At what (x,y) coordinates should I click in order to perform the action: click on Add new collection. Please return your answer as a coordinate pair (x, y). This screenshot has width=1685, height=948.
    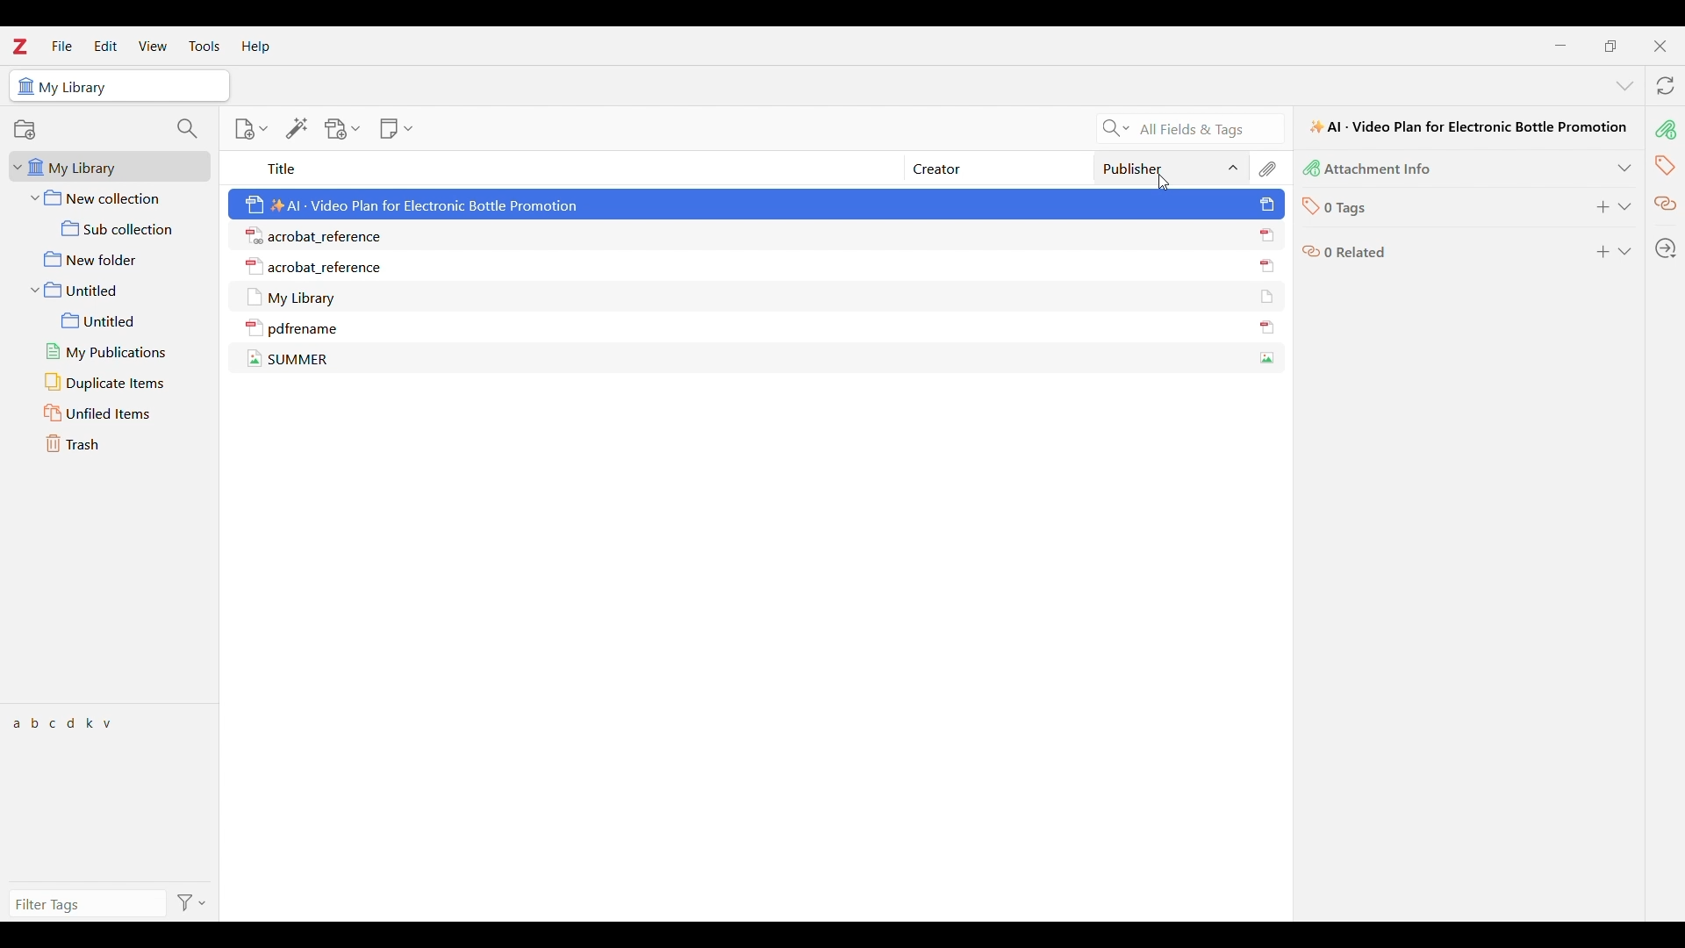
    Looking at the image, I should click on (24, 129).